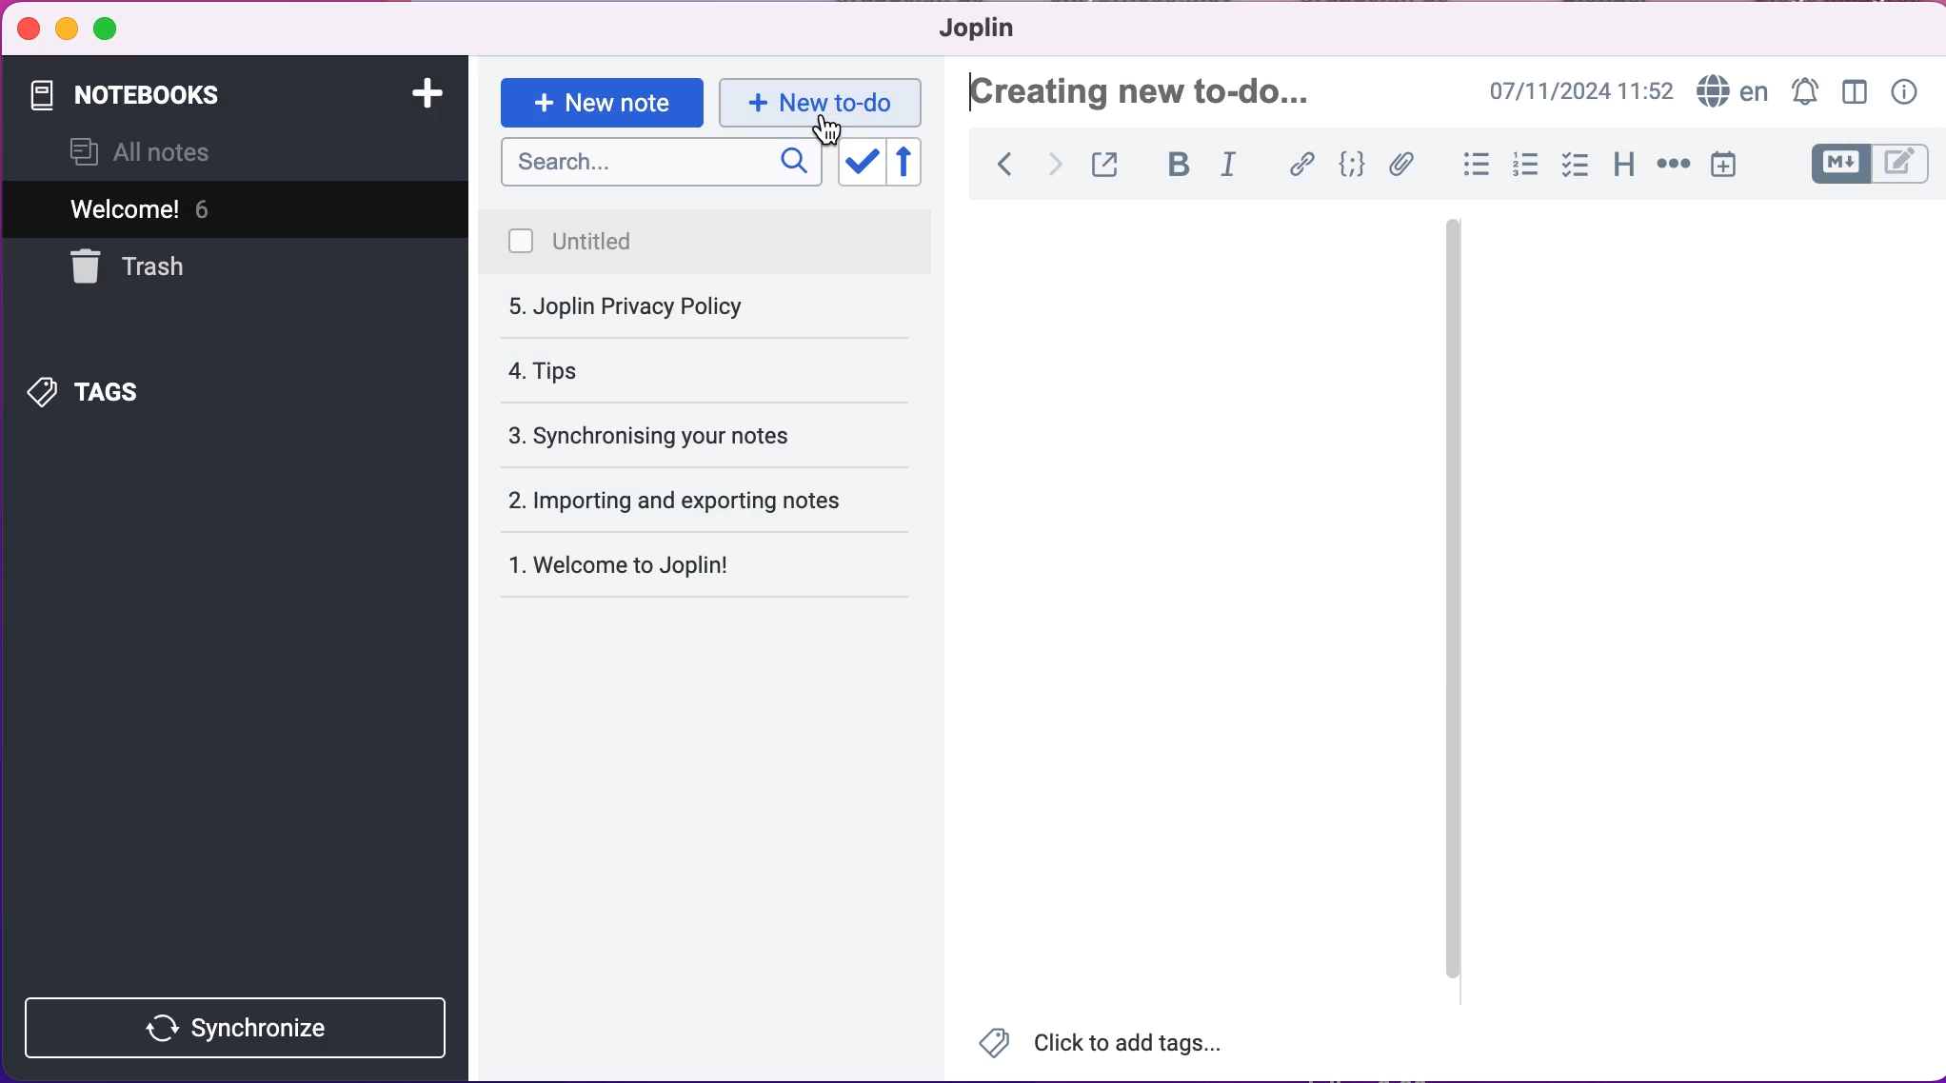  Describe the element at coordinates (1004, 167) in the screenshot. I see `back` at that location.